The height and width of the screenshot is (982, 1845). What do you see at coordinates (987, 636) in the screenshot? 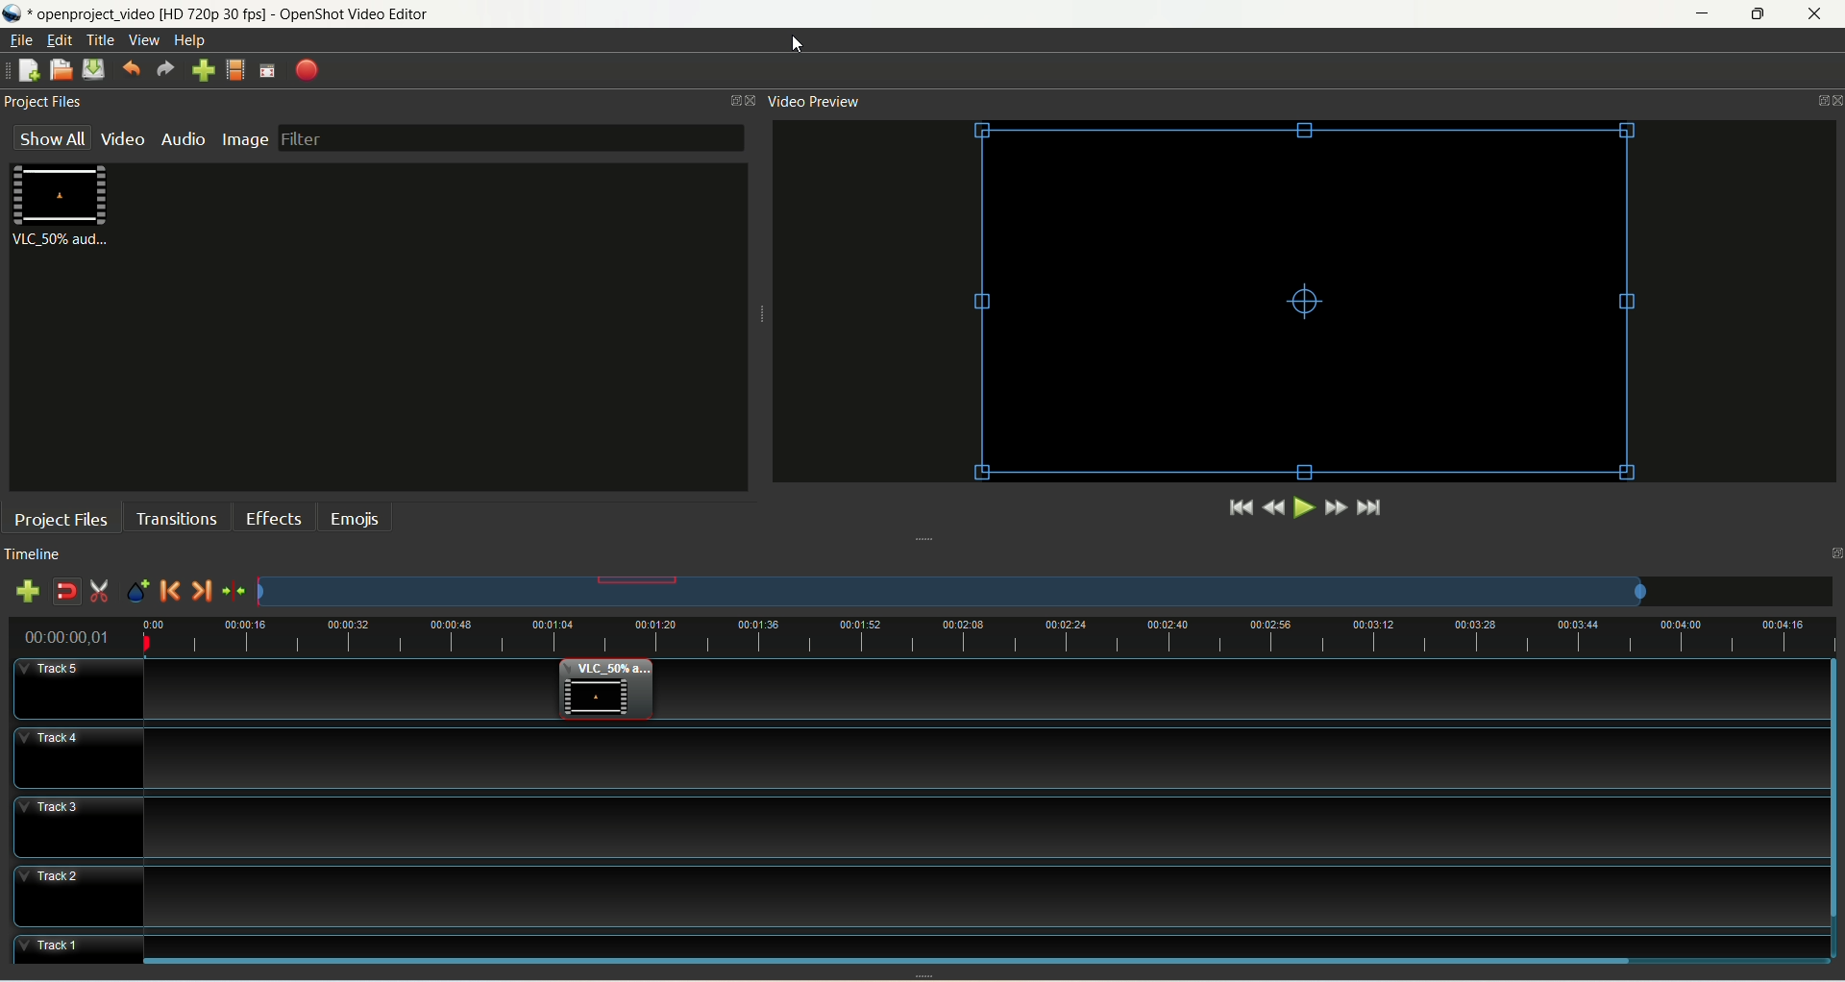
I see `zoom factor` at bounding box center [987, 636].